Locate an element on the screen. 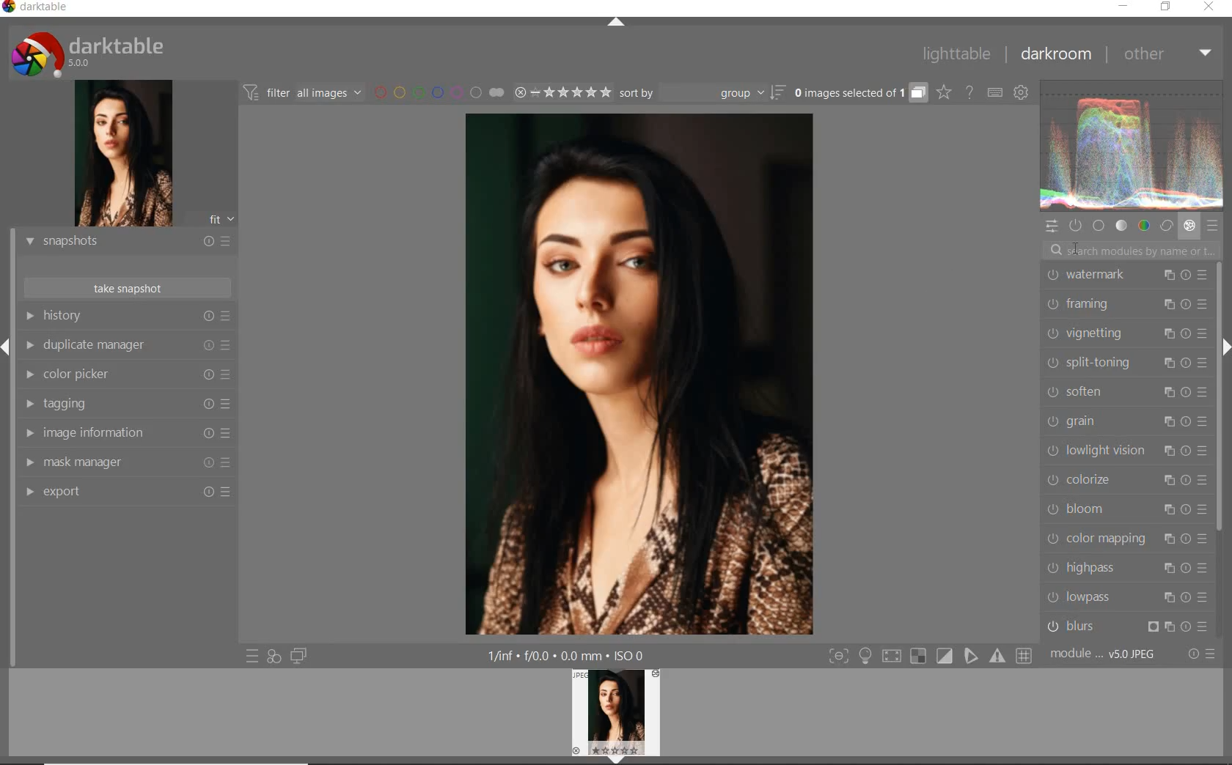 This screenshot has height=765, width=1232. image preview is located at coordinates (124, 153).